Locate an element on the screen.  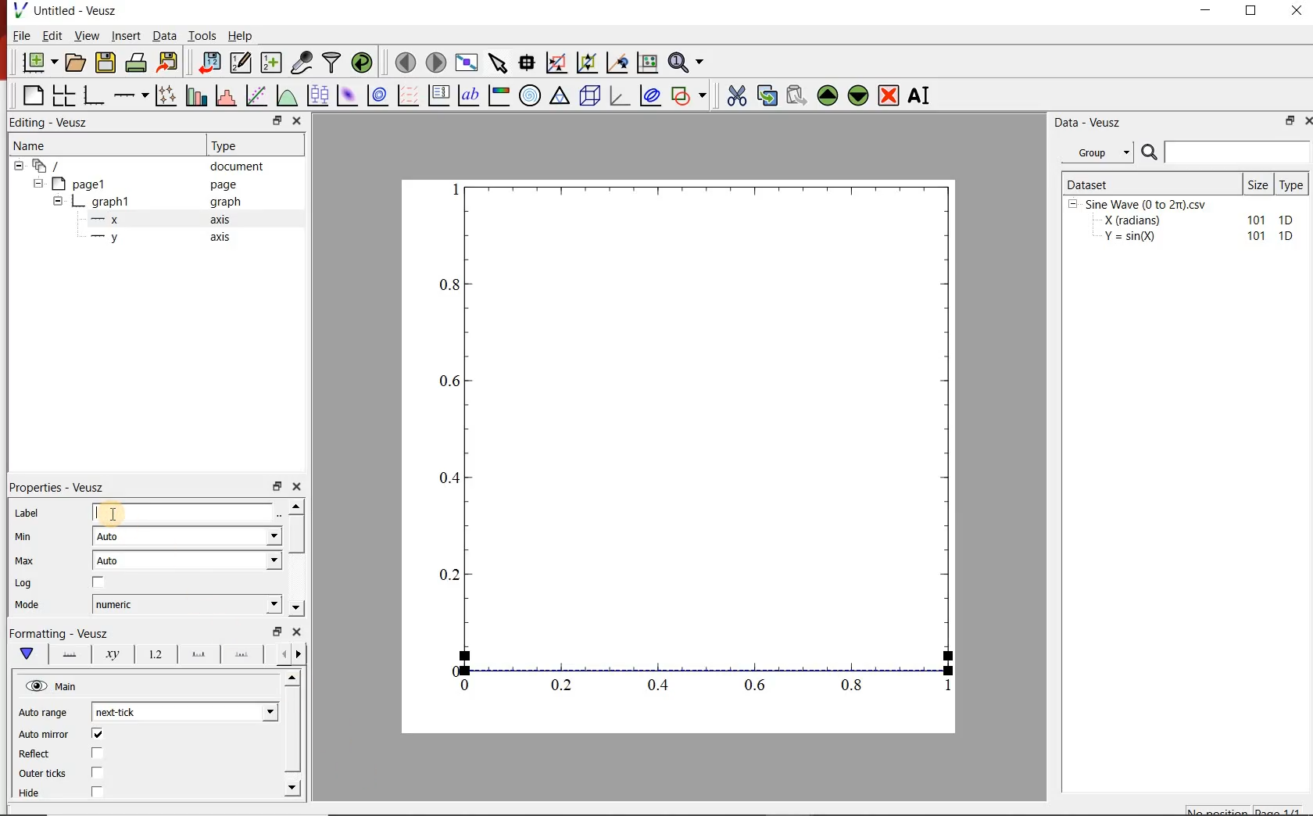
Data - Veusz is located at coordinates (1090, 123).